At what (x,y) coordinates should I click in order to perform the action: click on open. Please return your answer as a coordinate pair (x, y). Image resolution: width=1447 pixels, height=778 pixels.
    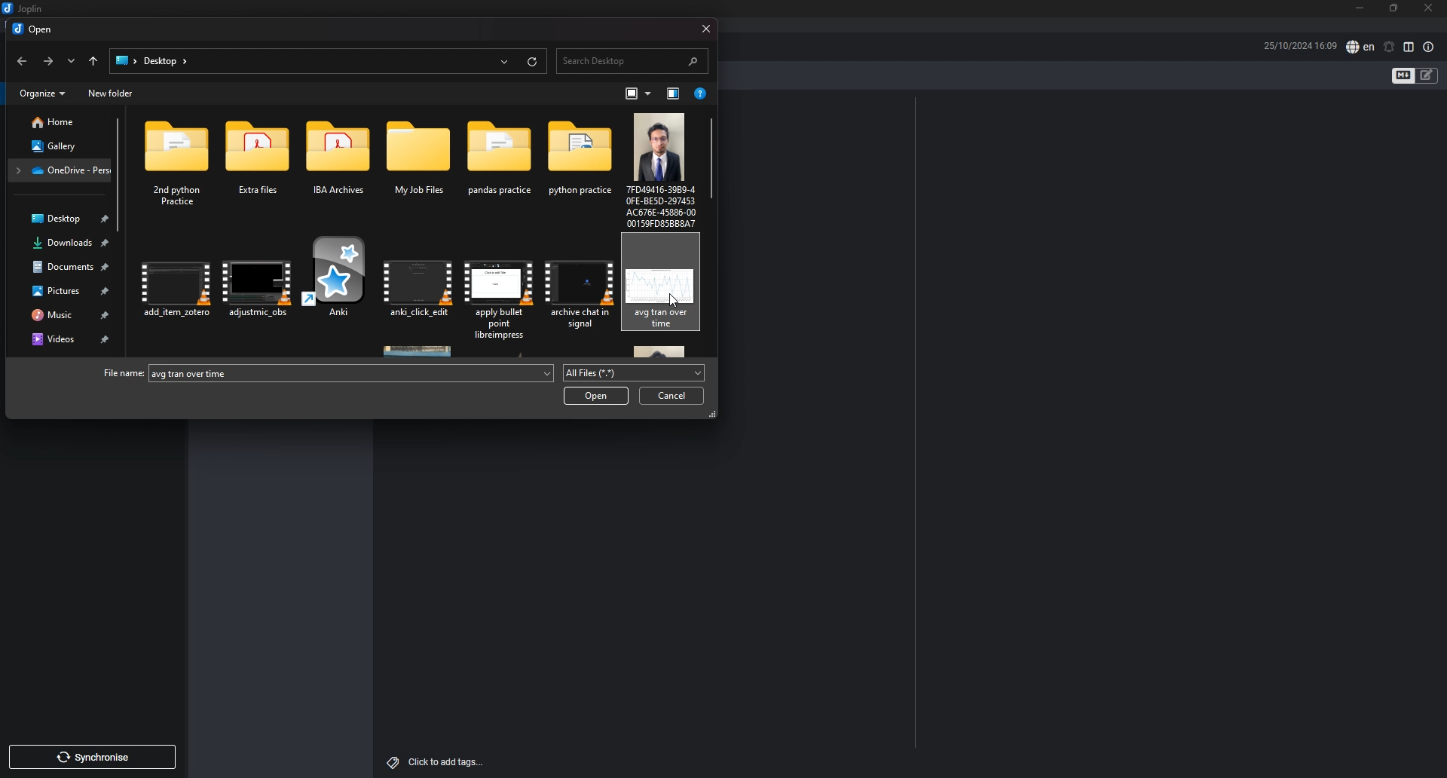
    Looking at the image, I should click on (596, 396).